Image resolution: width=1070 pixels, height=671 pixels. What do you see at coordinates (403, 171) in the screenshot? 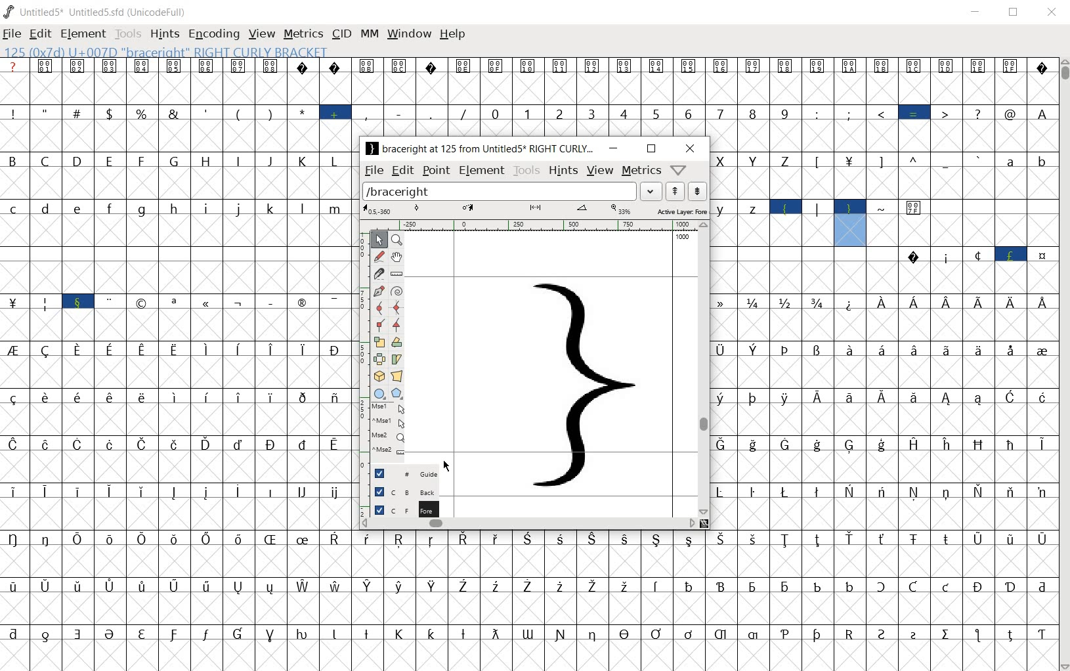
I see `edit` at bounding box center [403, 171].